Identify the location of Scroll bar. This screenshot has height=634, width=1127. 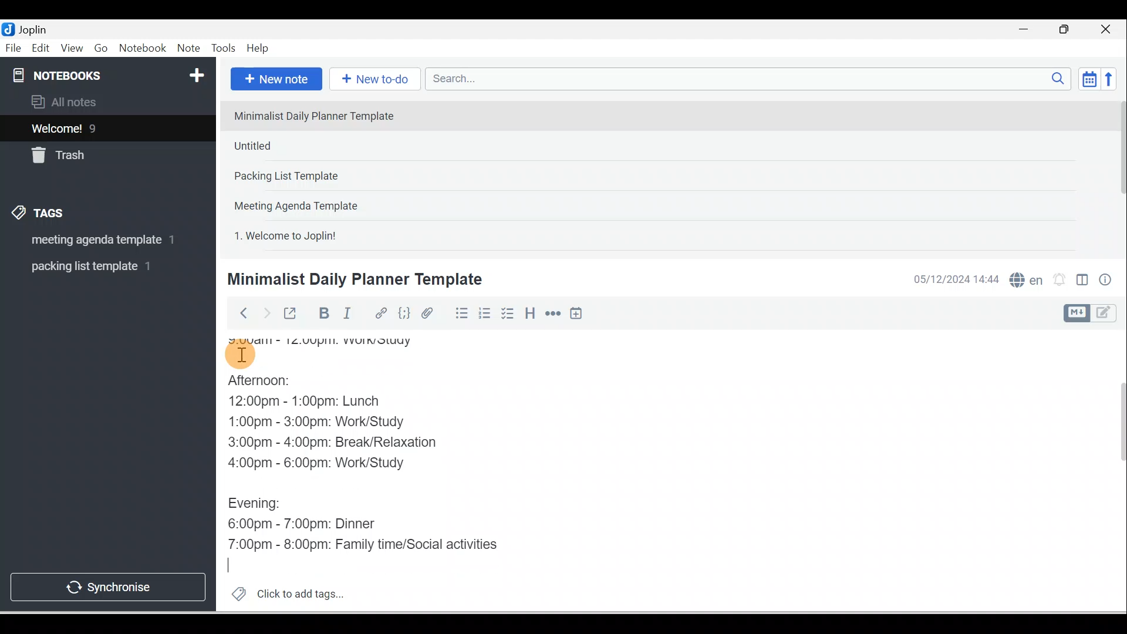
(1118, 174).